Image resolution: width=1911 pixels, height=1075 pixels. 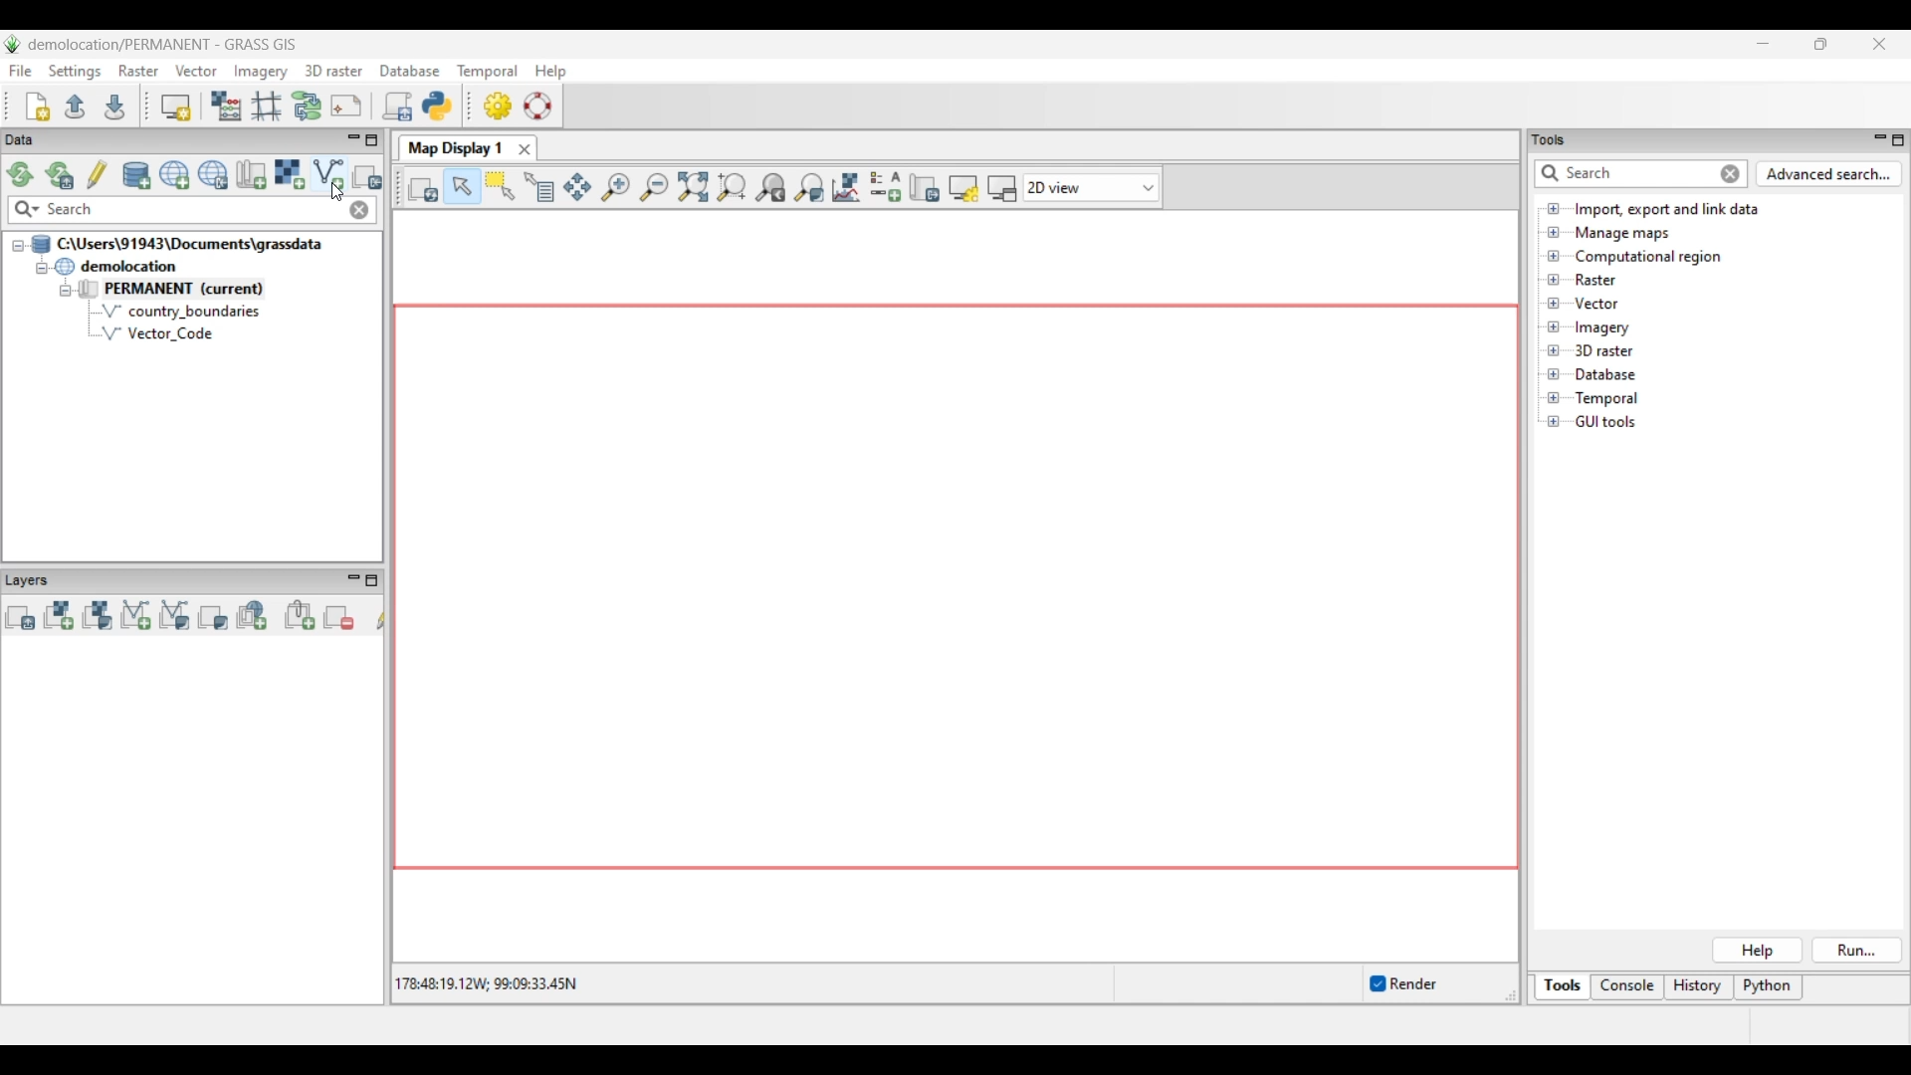 I want to click on Import vector data, current selection, so click(x=328, y=174).